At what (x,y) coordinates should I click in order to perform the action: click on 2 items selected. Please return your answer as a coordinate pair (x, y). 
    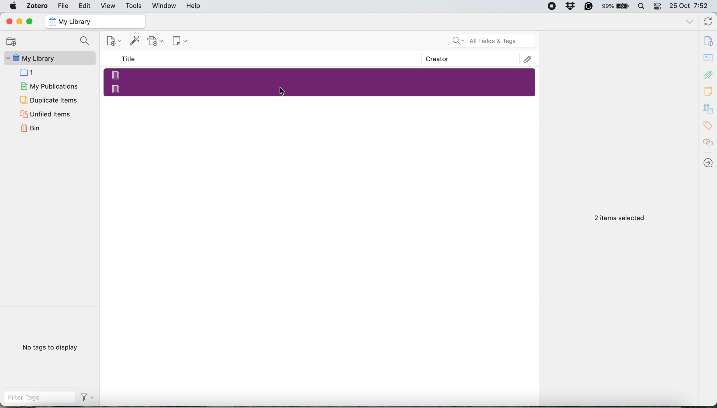
    Looking at the image, I should click on (620, 218).